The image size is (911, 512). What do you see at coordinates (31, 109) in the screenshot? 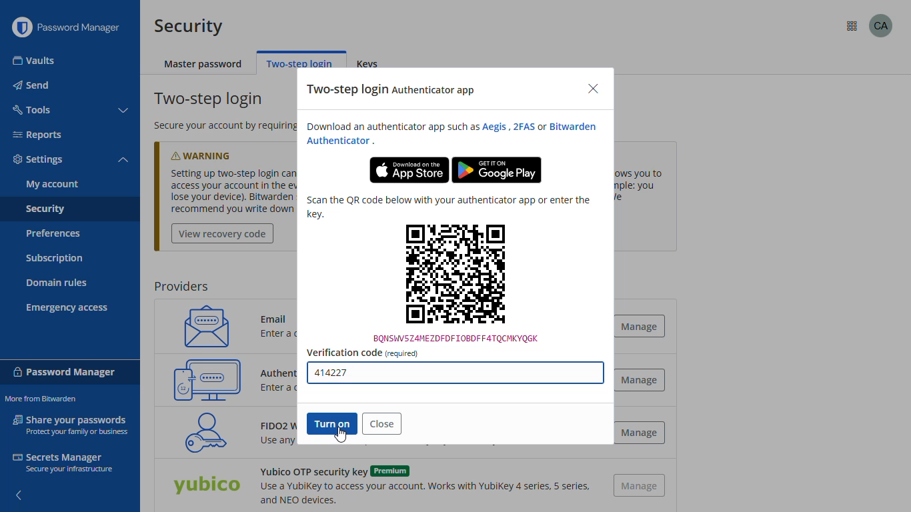
I see `tools` at bounding box center [31, 109].